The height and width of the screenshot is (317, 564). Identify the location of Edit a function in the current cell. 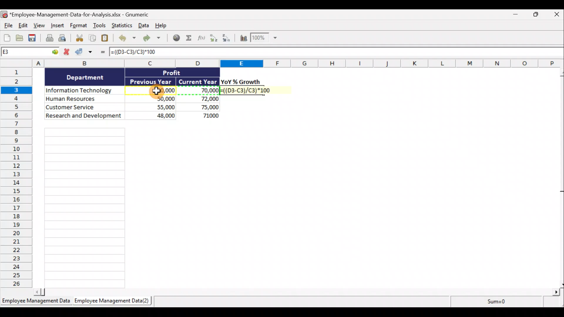
(203, 39).